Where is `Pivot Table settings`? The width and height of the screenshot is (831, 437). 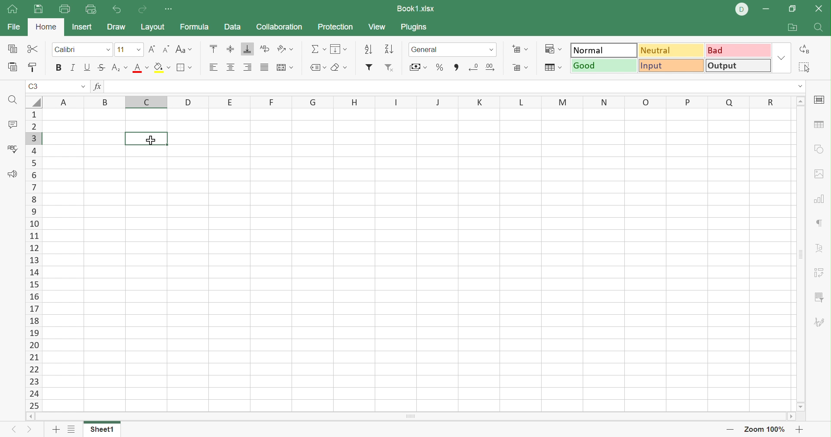 Pivot Table settings is located at coordinates (820, 274).